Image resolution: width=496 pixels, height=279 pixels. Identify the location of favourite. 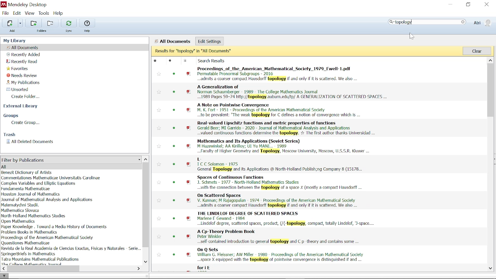
(158, 182).